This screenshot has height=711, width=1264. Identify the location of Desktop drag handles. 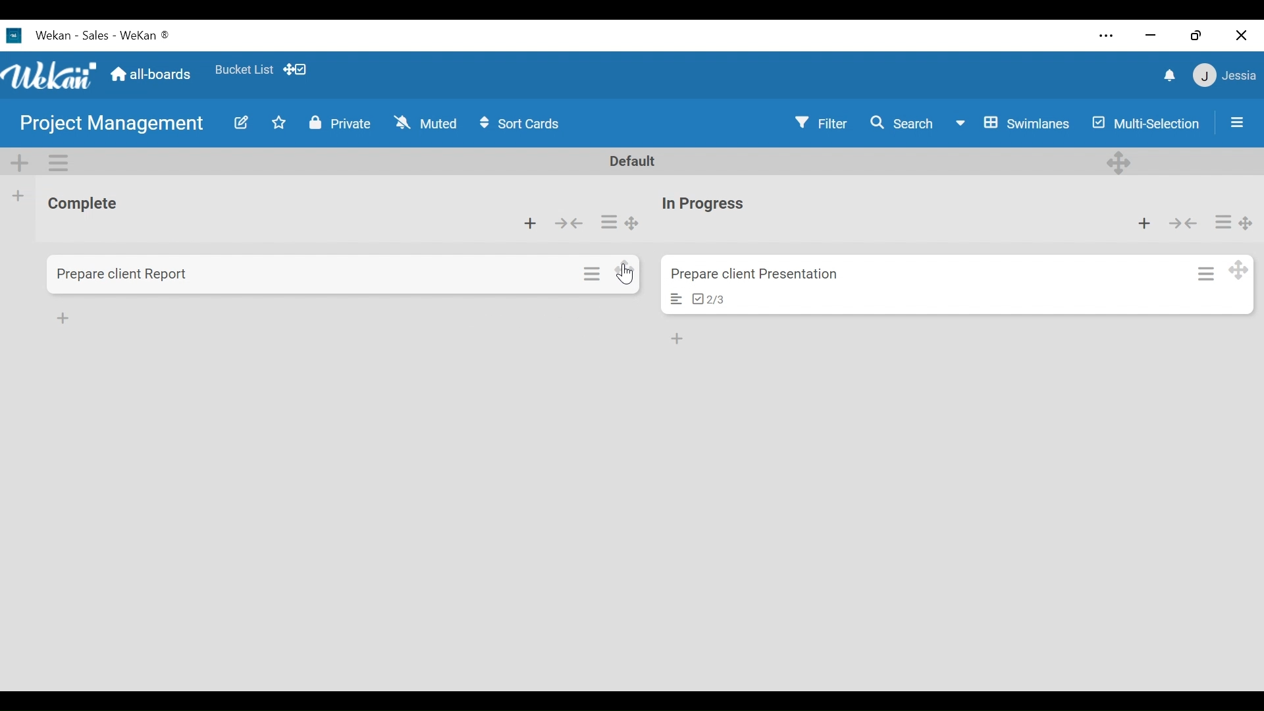
(633, 224).